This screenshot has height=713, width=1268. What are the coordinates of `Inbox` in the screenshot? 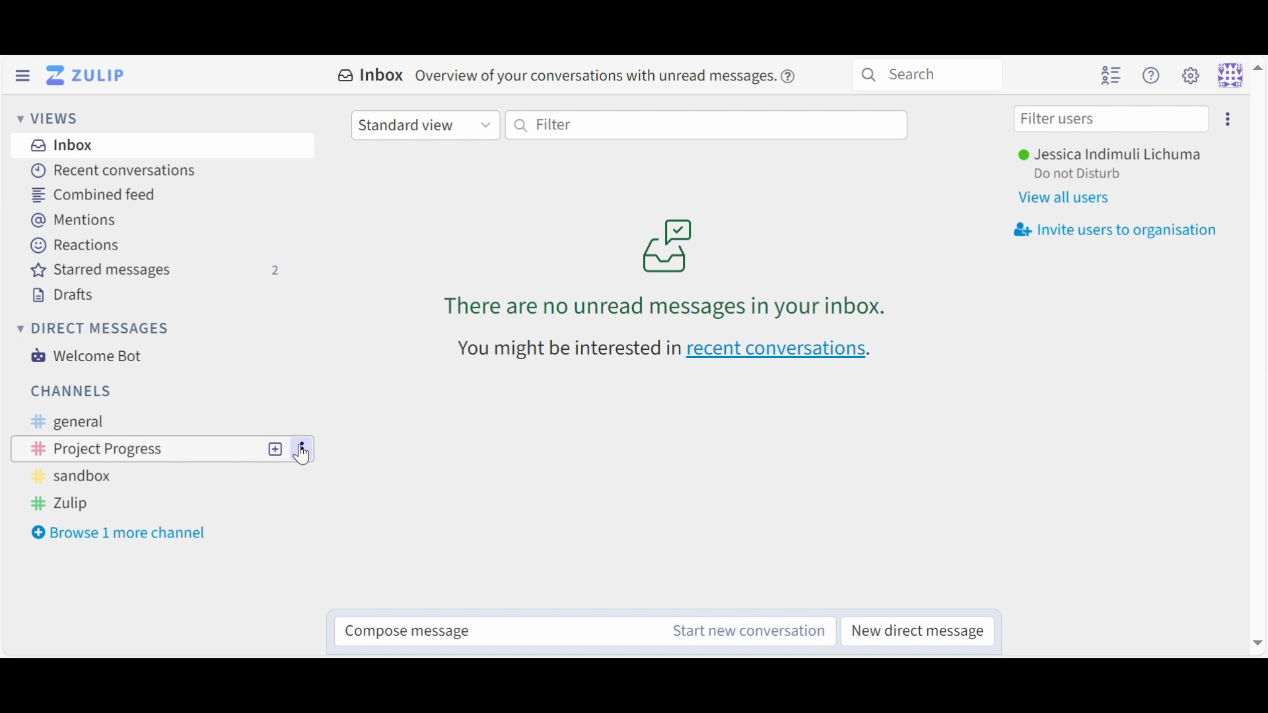 It's located at (61, 146).